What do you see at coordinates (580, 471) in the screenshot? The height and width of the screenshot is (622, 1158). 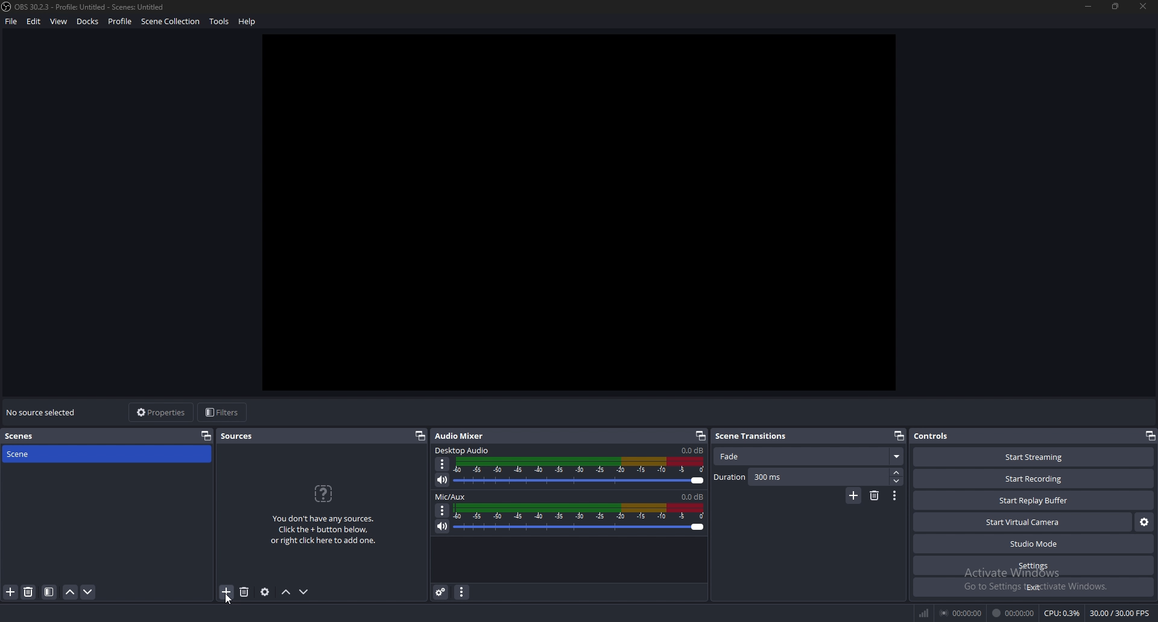 I see `volume adjust` at bounding box center [580, 471].